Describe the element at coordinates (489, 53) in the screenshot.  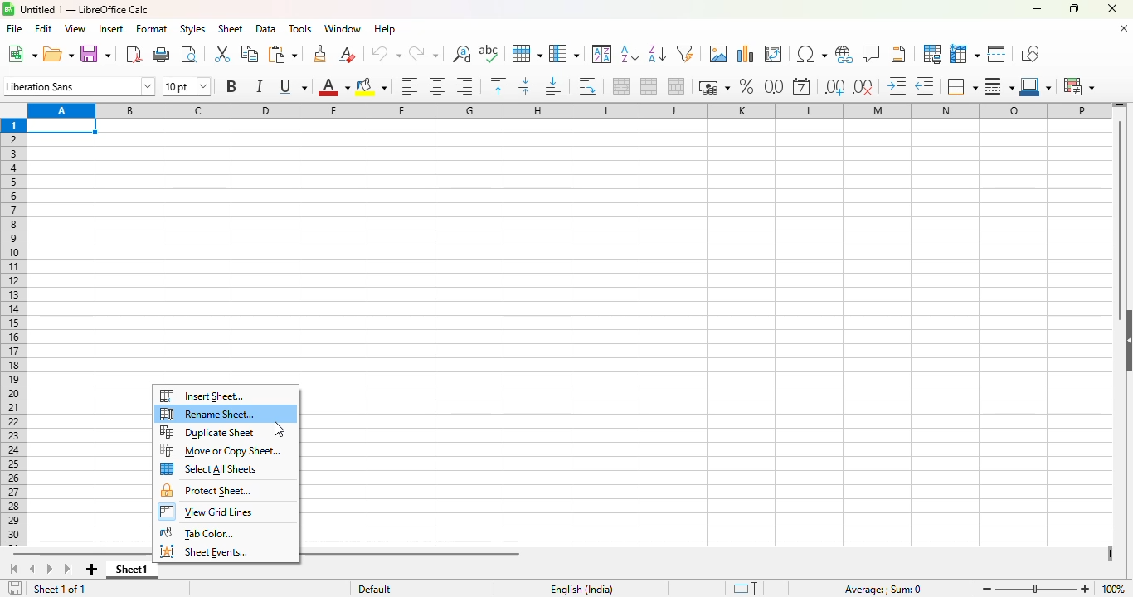
I see `spelling` at that location.